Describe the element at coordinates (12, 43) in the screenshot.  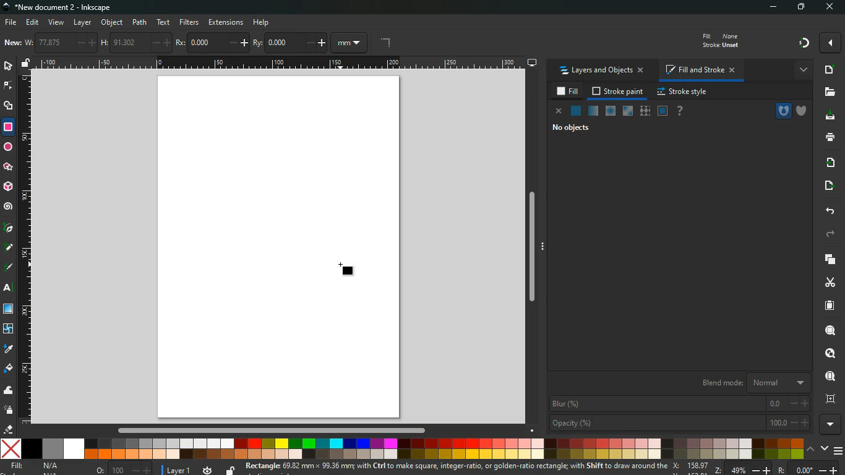
I see `new` at that location.